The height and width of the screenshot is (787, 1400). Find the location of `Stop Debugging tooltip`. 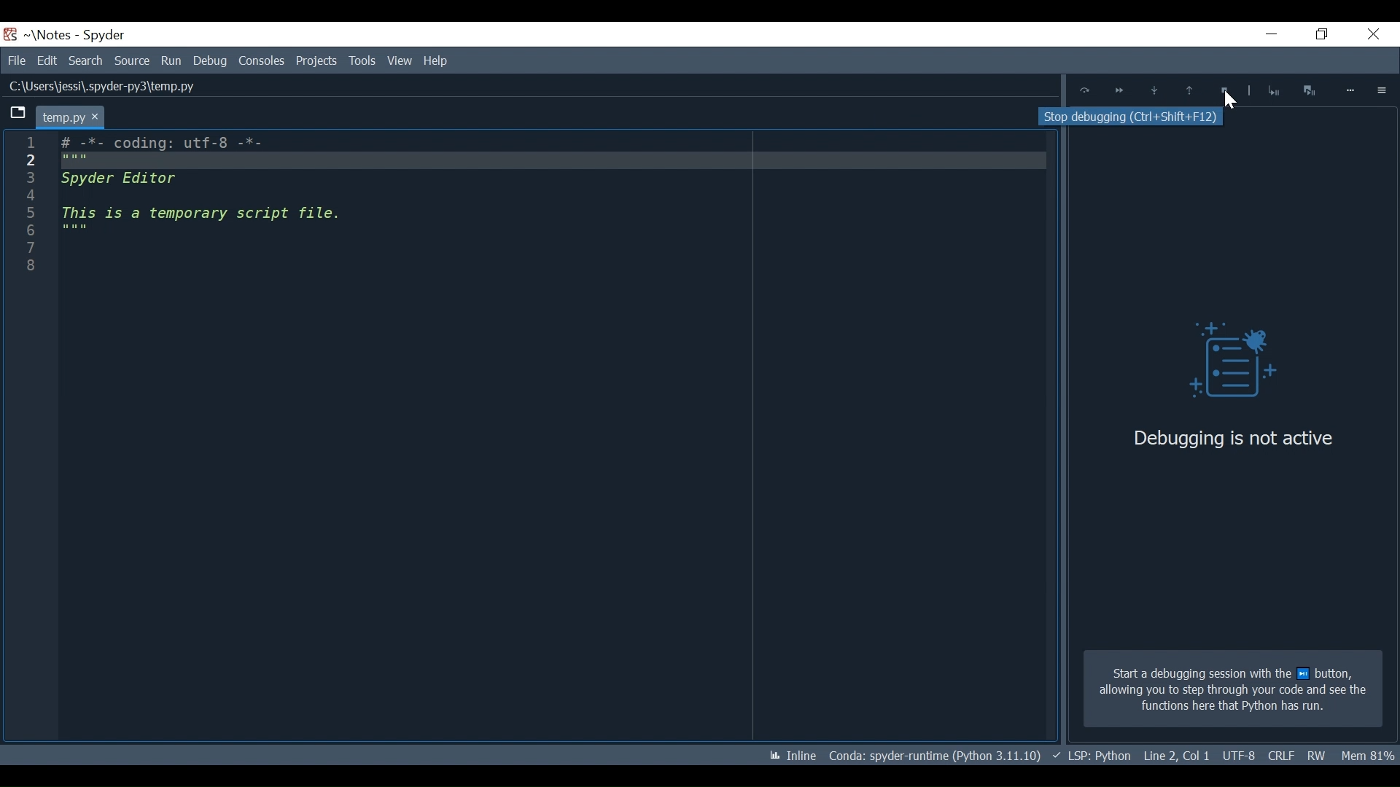

Stop Debugging tooltip is located at coordinates (1137, 119).